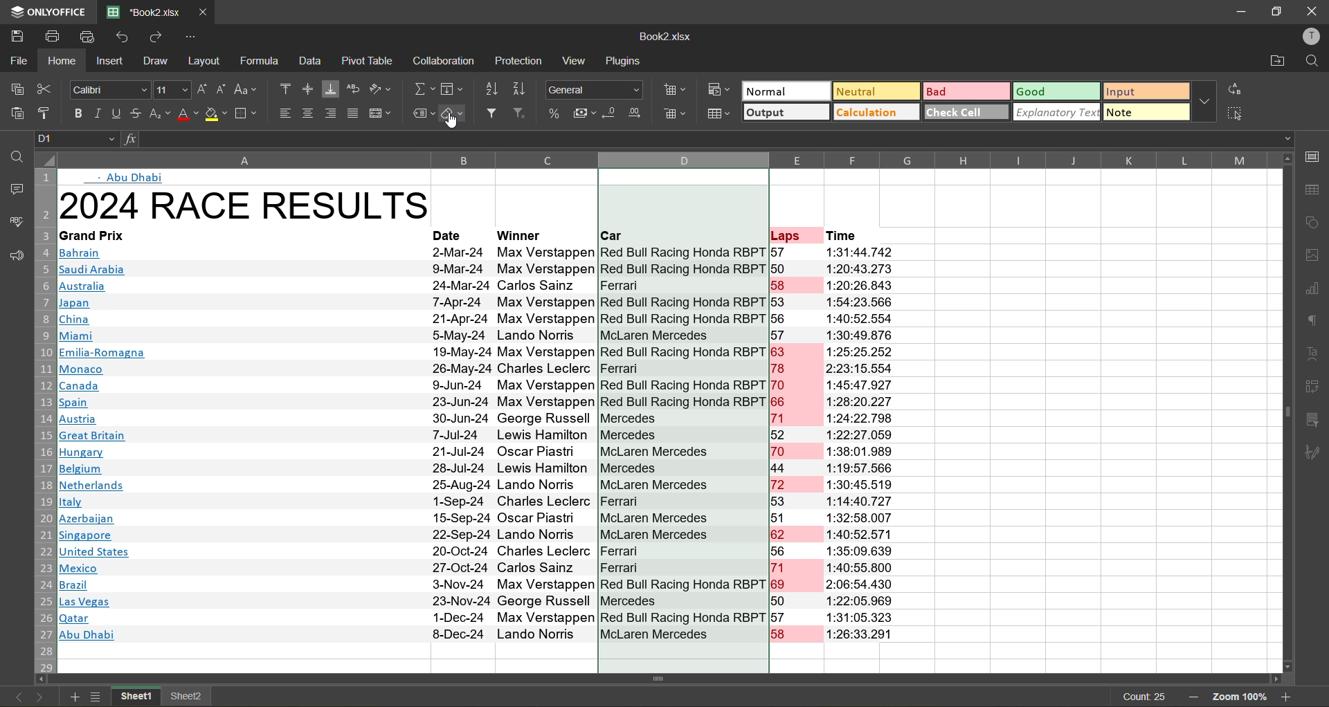 The height and width of the screenshot is (707, 1329). Describe the element at coordinates (383, 114) in the screenshot. I see `merge and center` at that location.